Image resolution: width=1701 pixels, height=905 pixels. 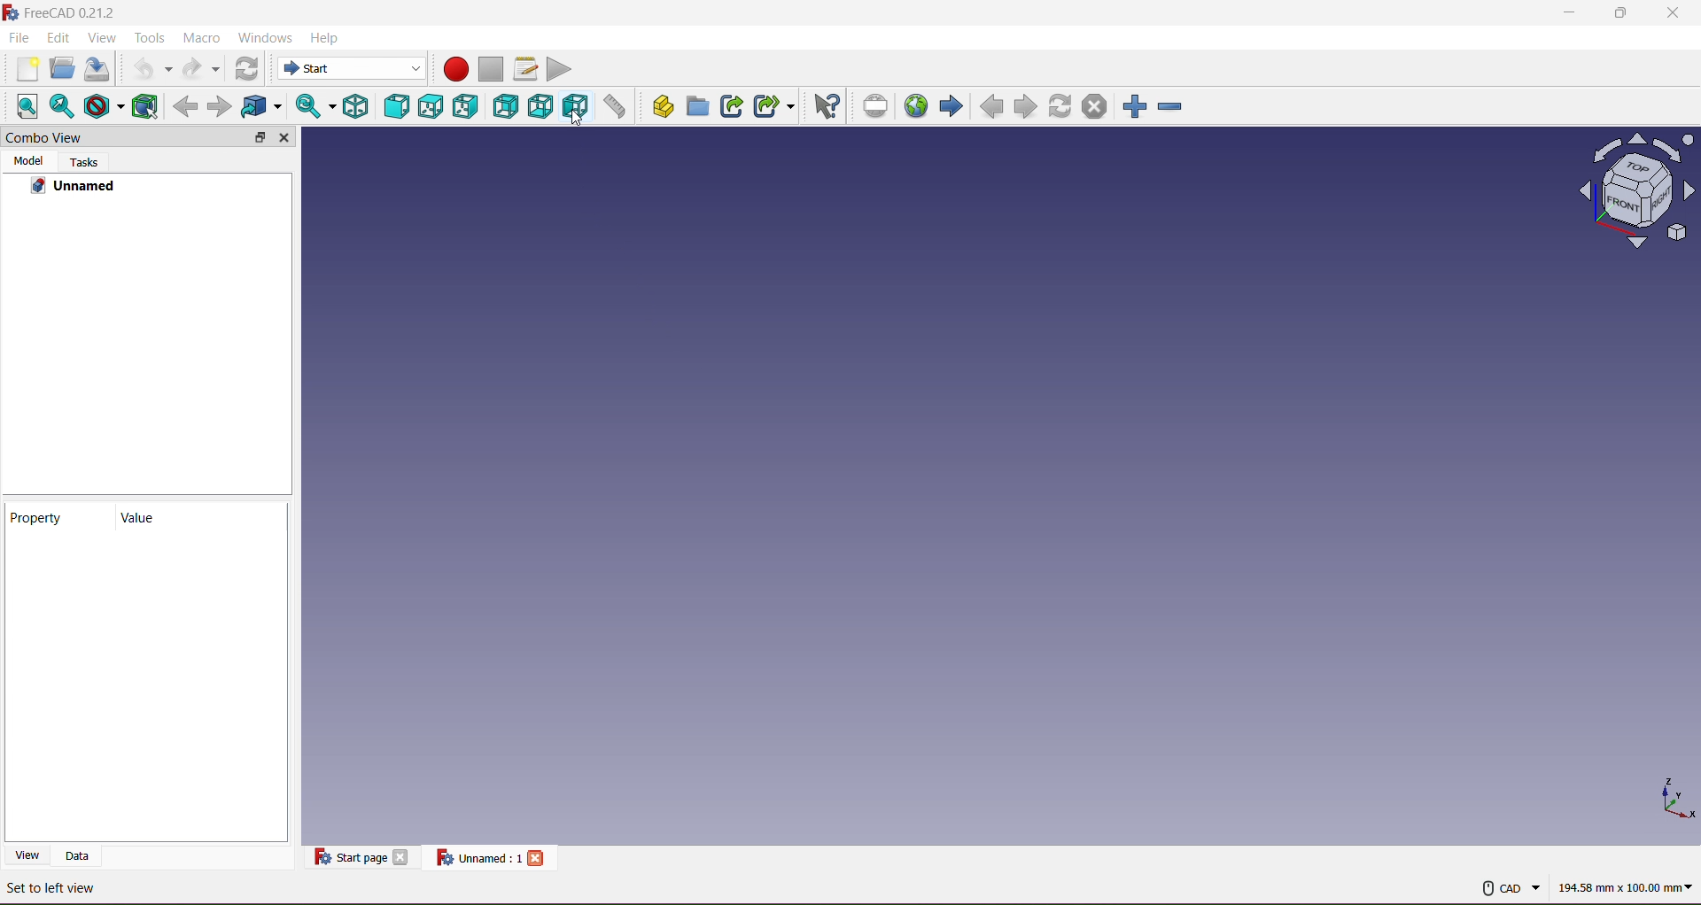 I want to click on Draw Style, so click(x=104, y=108).